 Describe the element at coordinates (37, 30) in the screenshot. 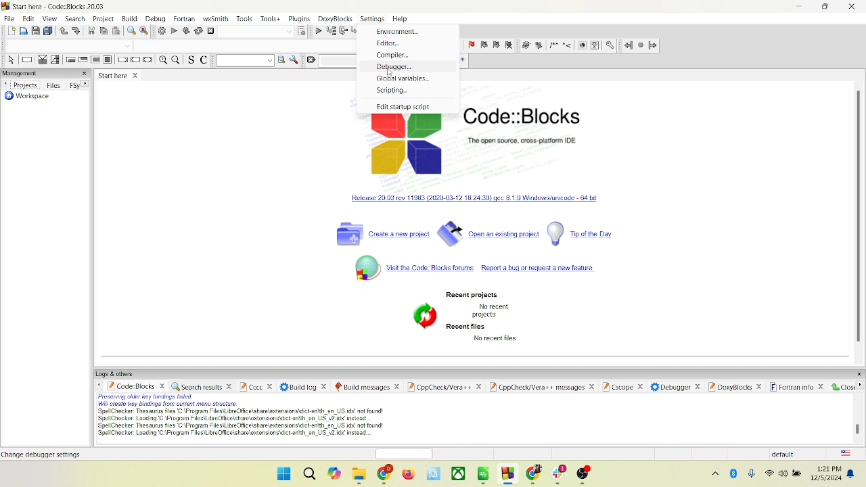

I see `save` at that location.